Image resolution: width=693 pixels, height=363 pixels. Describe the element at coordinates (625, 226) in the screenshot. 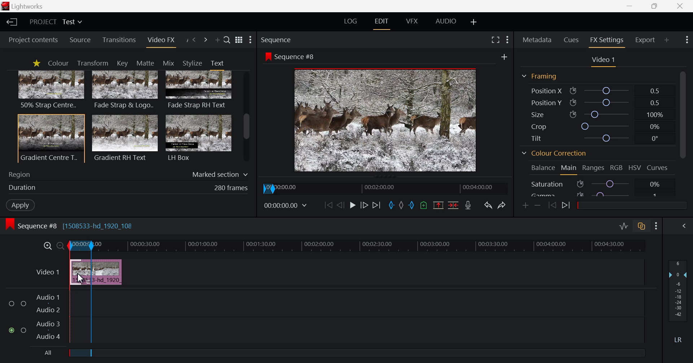

I see `Toggle audio levels editing` at that location.